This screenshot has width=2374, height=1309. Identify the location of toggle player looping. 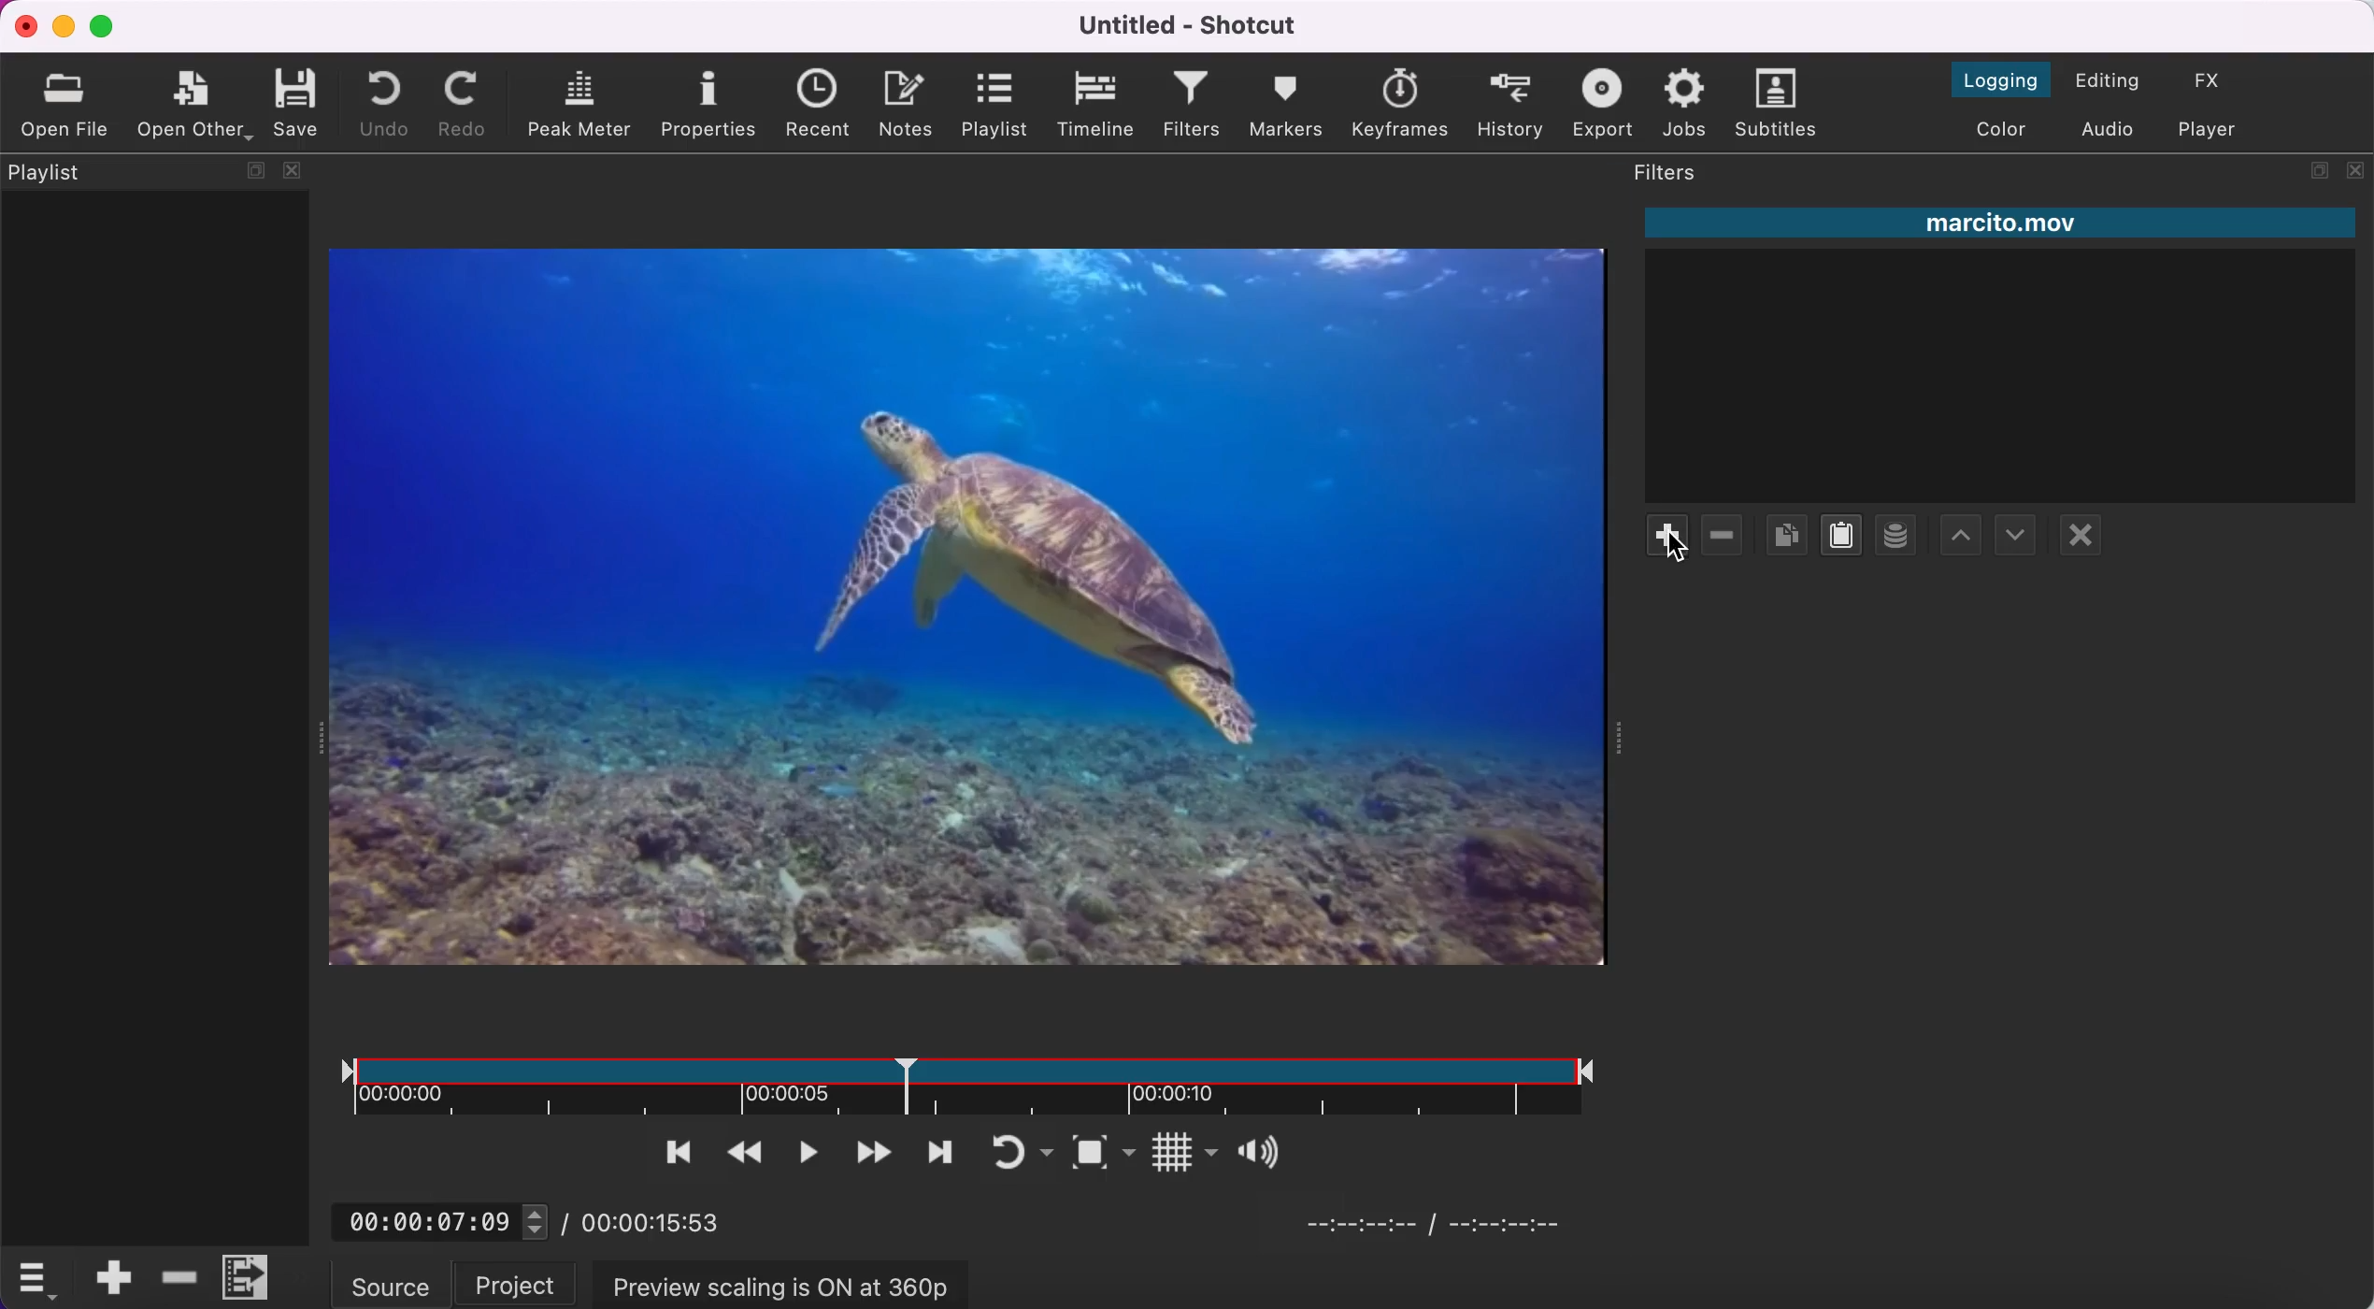
(997, 1150).